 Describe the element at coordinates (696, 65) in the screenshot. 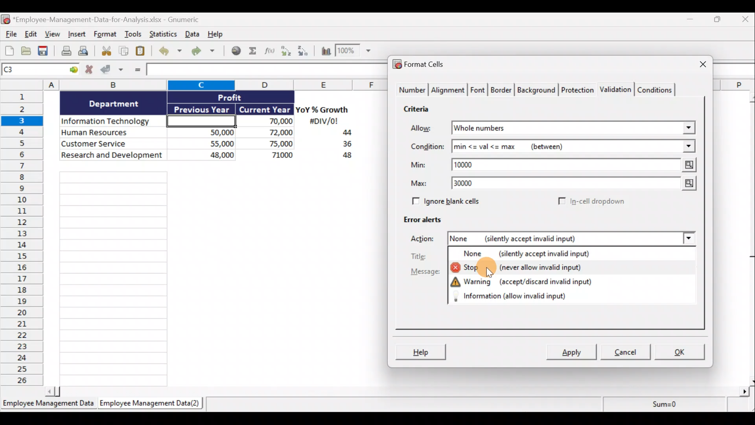

I see `Close` at that location.